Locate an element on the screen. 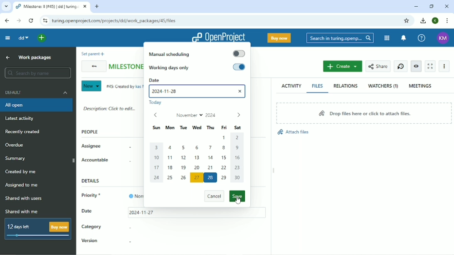 The height and width of the screenshot is (255, 454). Back is located at coordinates (7, 21).